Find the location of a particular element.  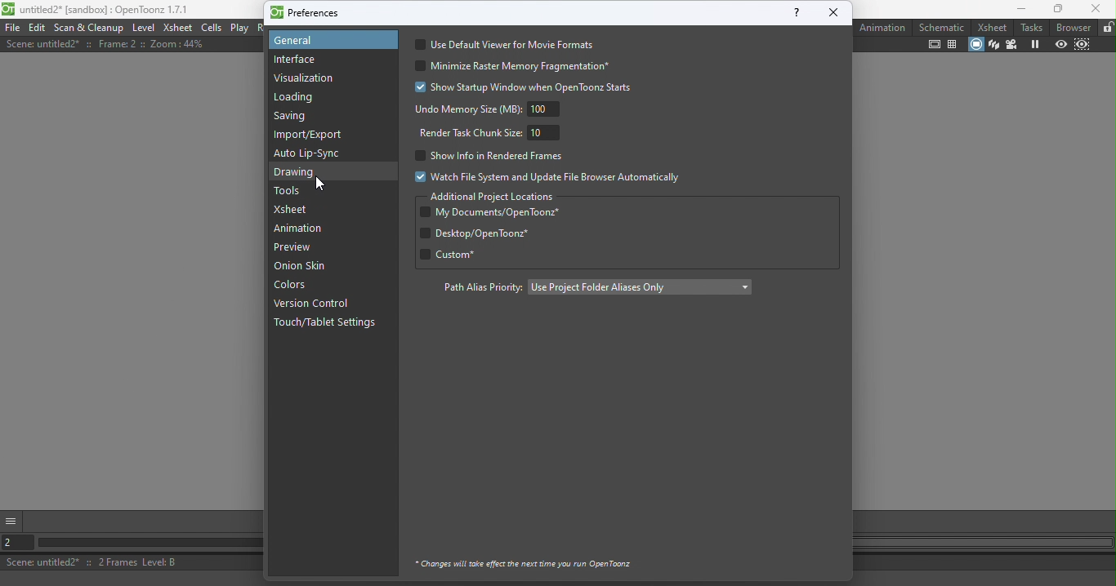

Play is located at coordinates (239, 28).